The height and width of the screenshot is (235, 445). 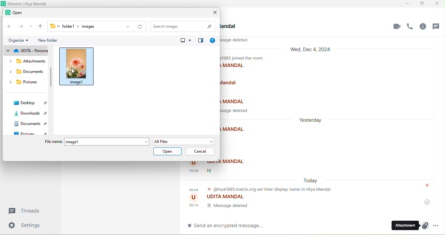 What do you see at coordinates (30, 3) in the screenshot?
I see `title` at bounding box center [30, 3].